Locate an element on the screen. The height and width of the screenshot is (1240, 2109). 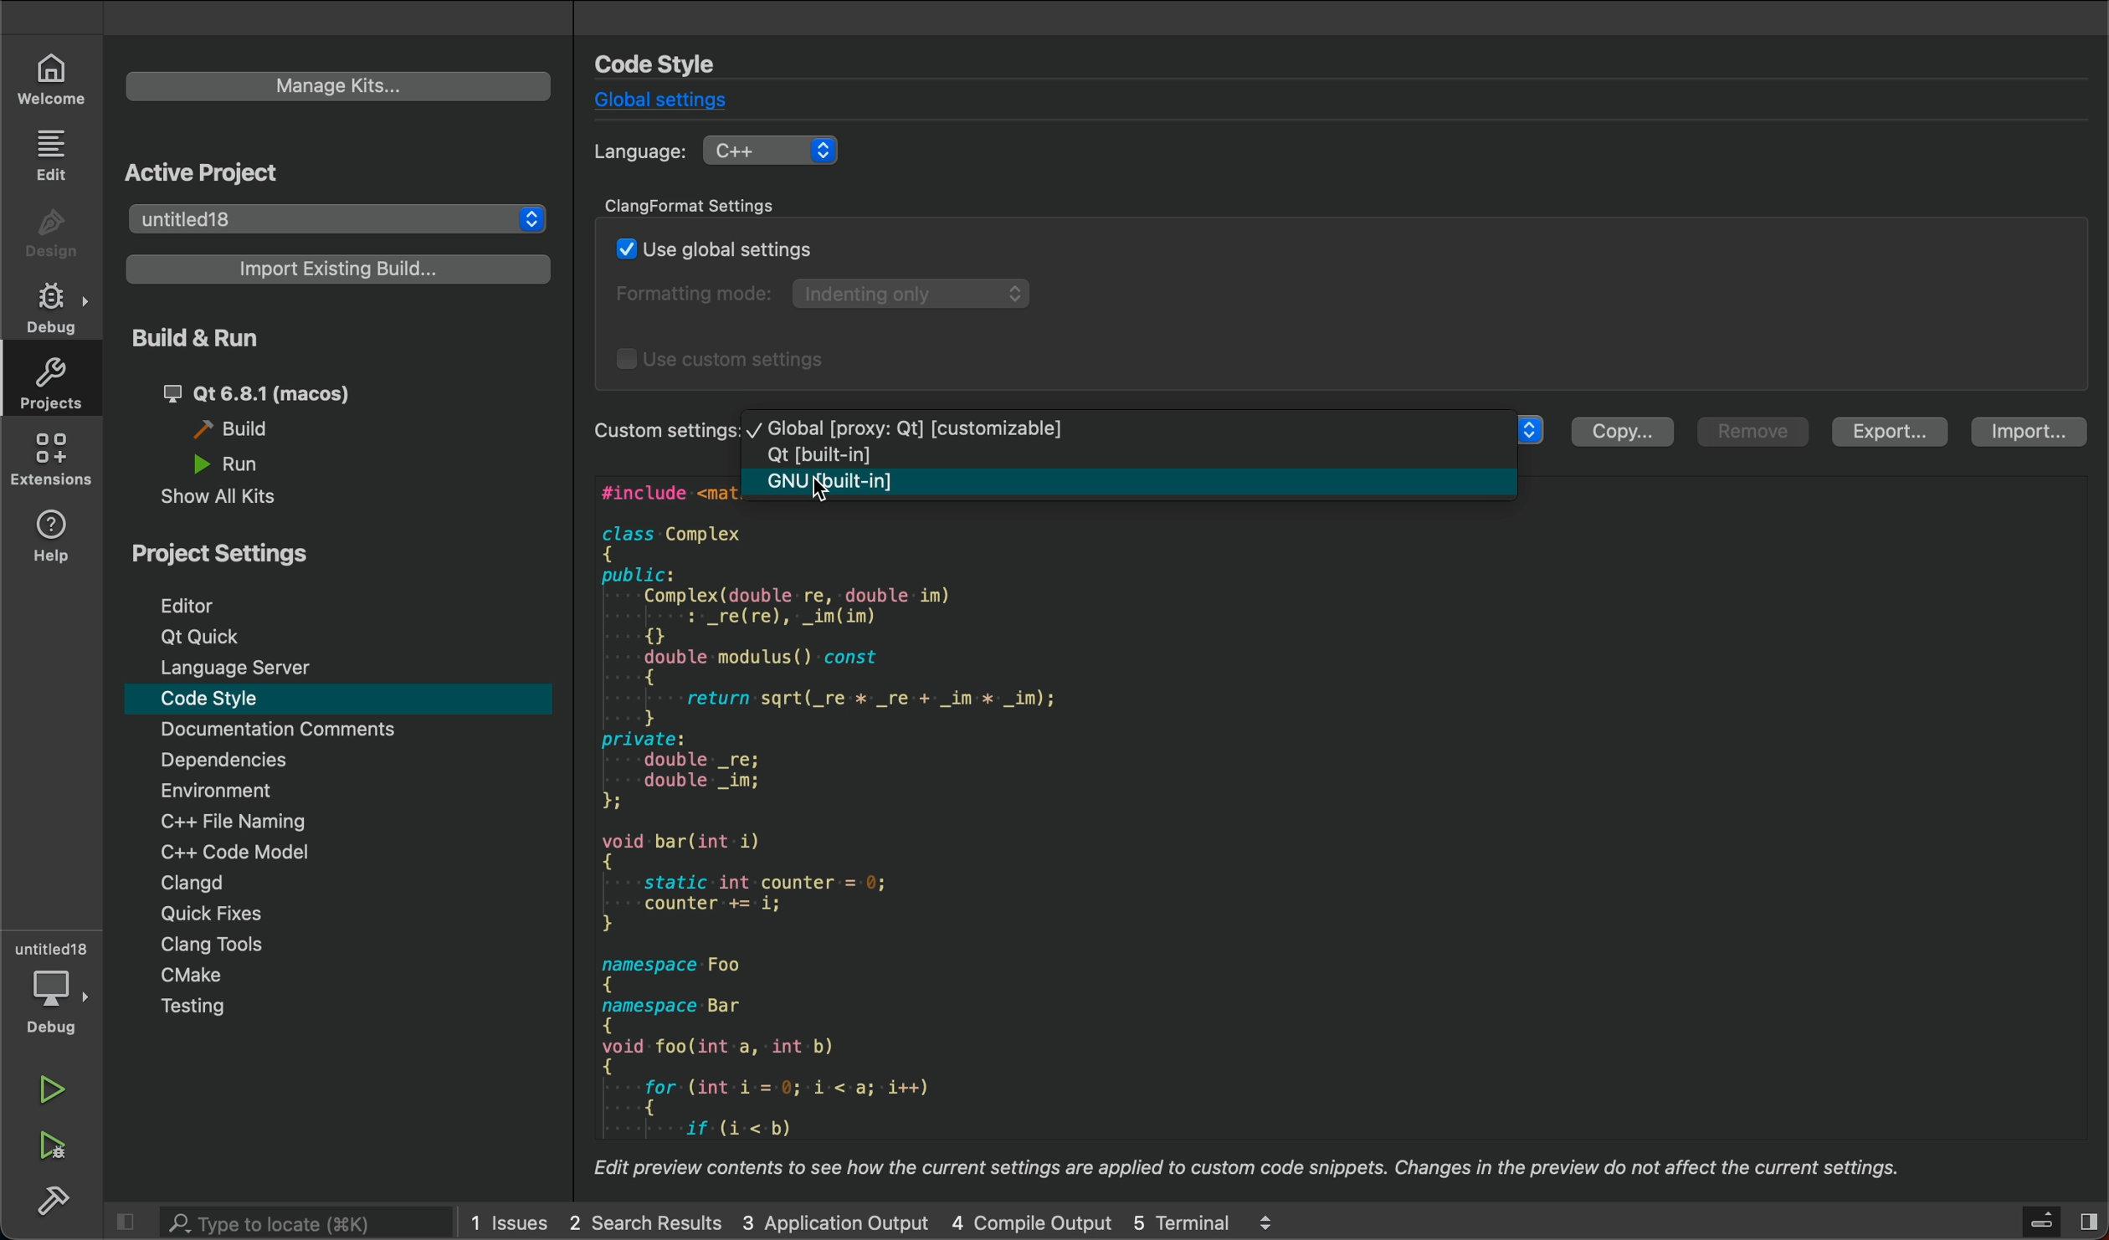
code style is located at coordinates (664, 63).